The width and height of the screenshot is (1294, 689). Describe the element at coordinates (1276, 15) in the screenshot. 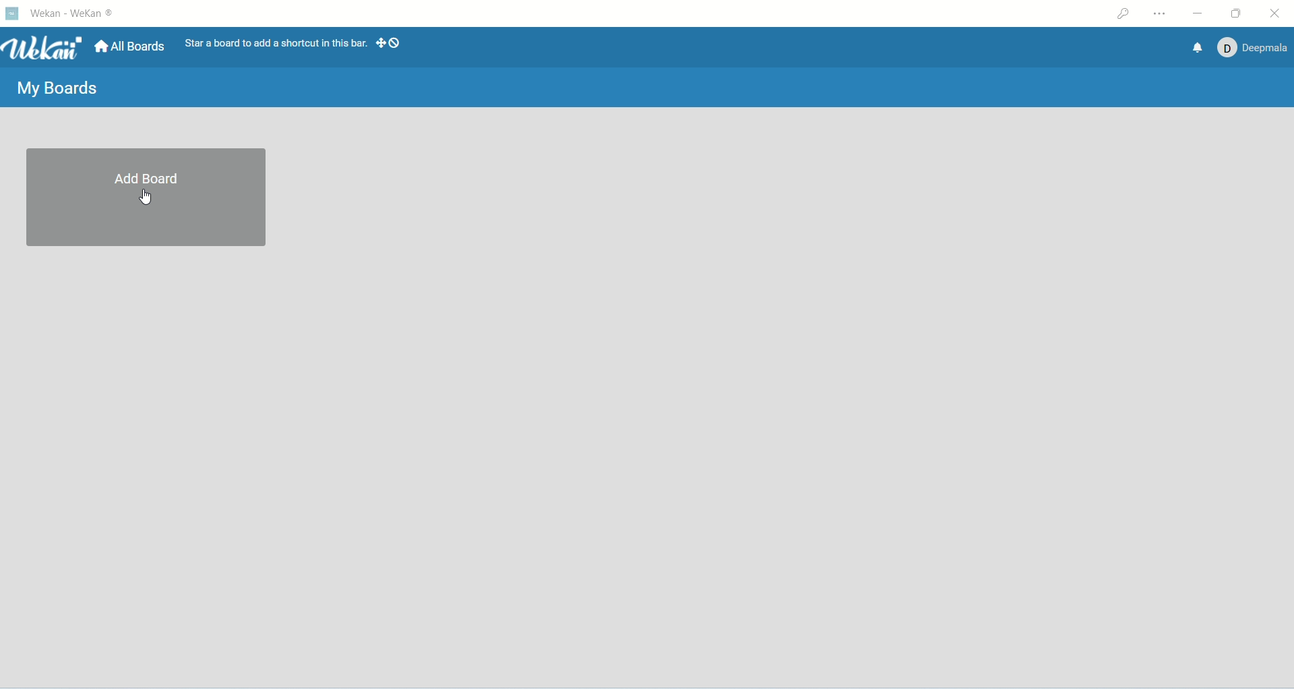

I see `close` at that location.